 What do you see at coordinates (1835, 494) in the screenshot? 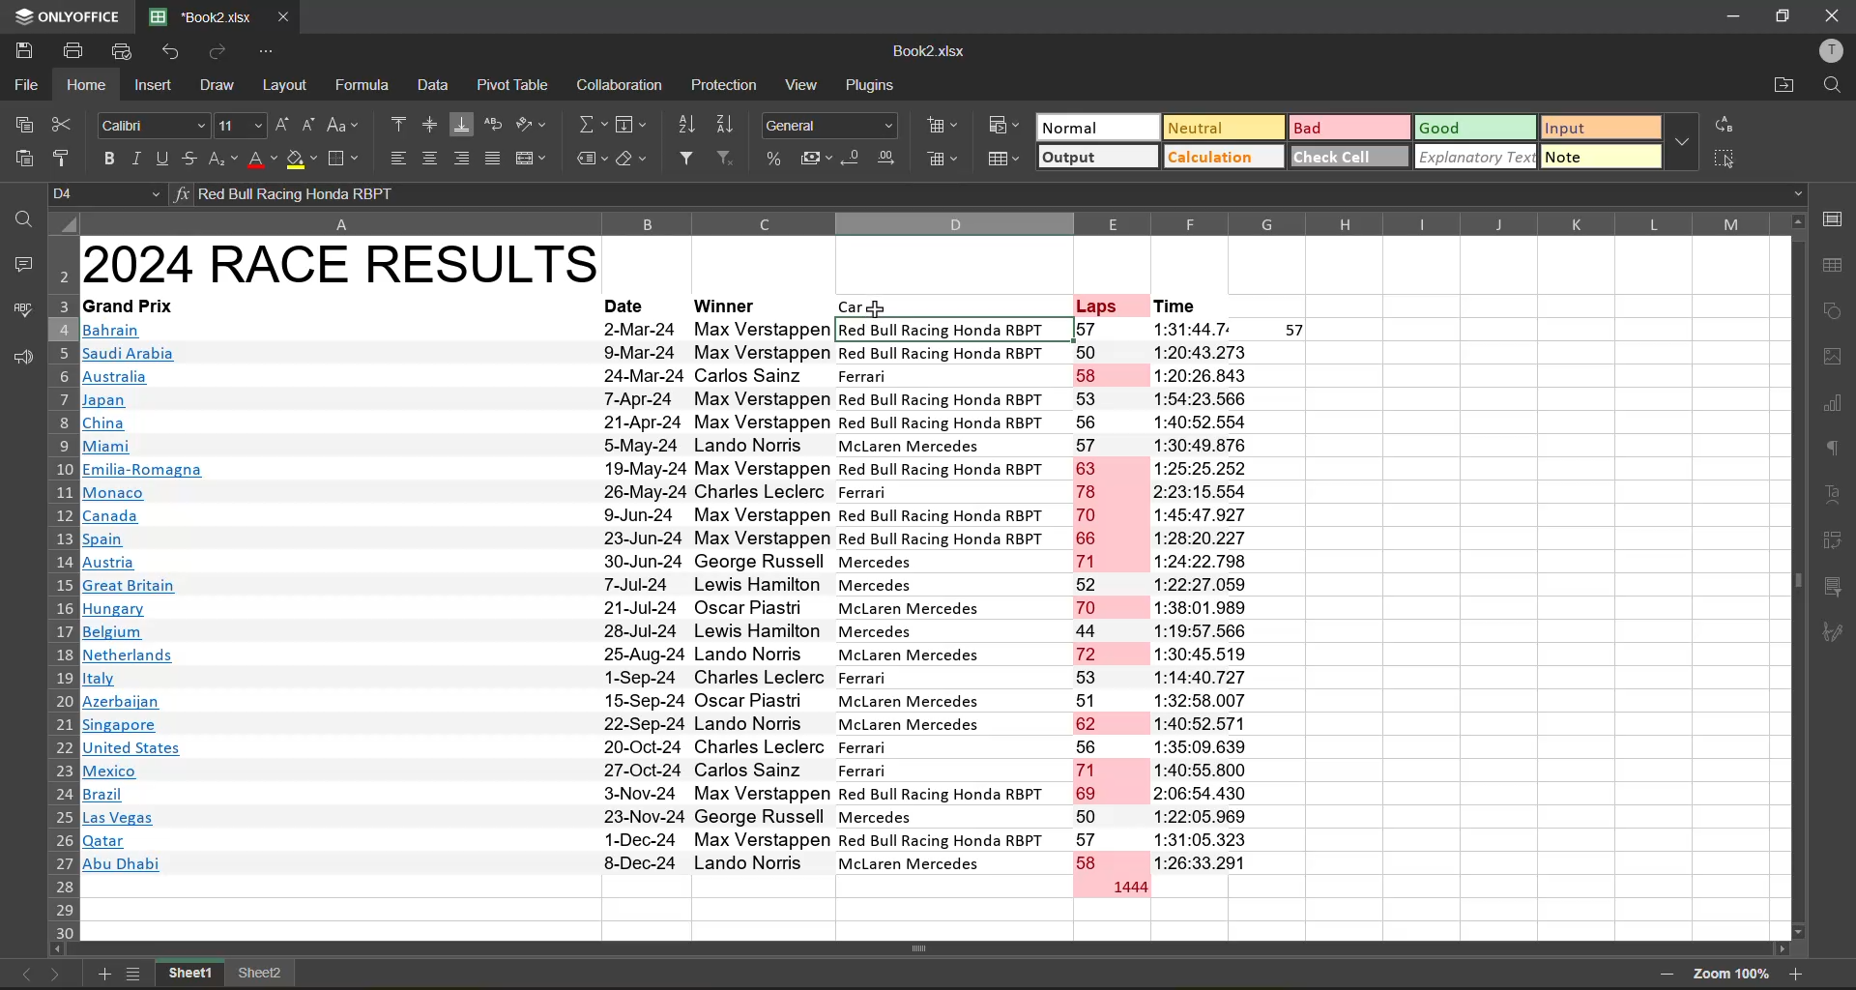
I see `text` at bounding box center [1835, 494].